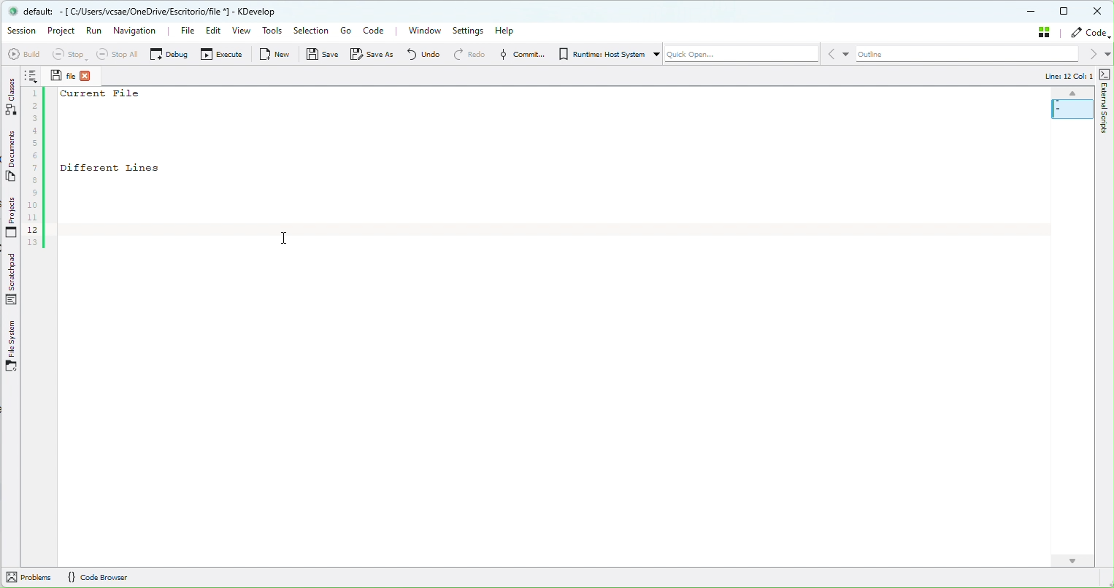 The height and width of the screenshot is (588, 1114). What do you see at coordinates (274, 53) in the screenshot?
I see `New` at bounding box center [274, 53].